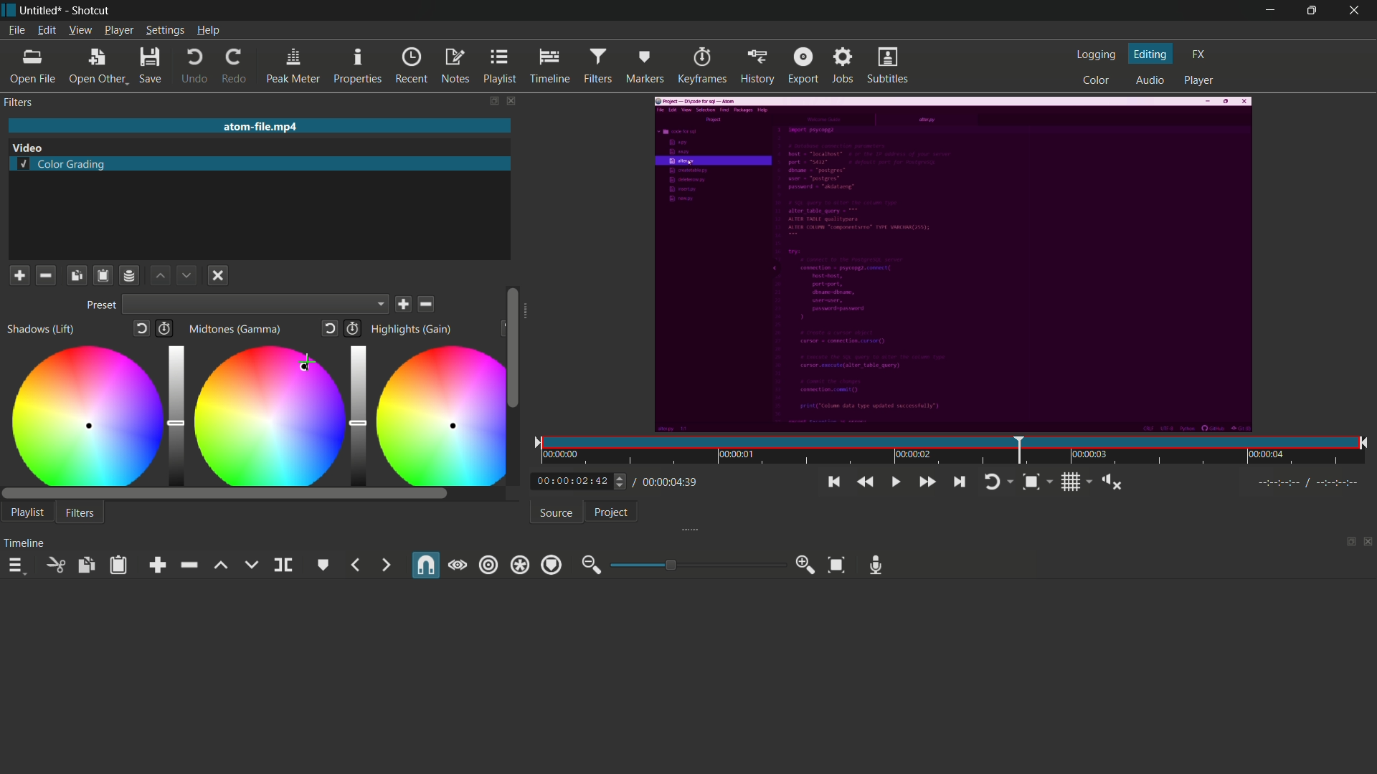 This screenshot has width=1377, height=774. Describe the element at coordinates (149, 68) in the screenshot. I see `save` at that location.